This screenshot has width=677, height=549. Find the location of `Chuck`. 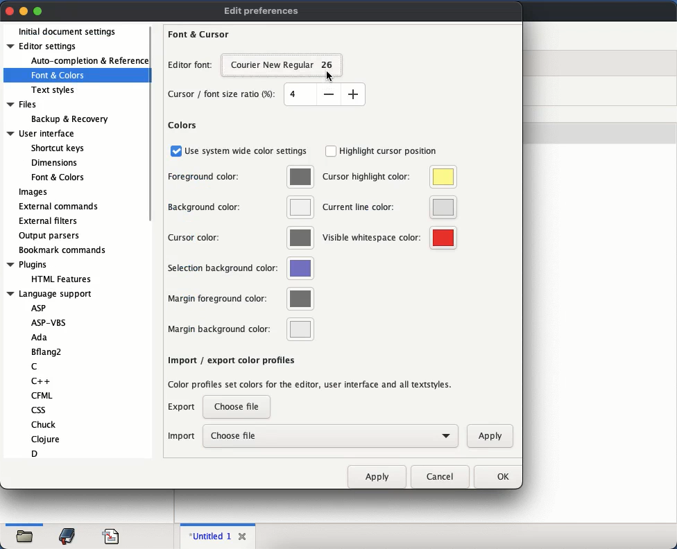

Chuck is located at coordinates (45, 424).